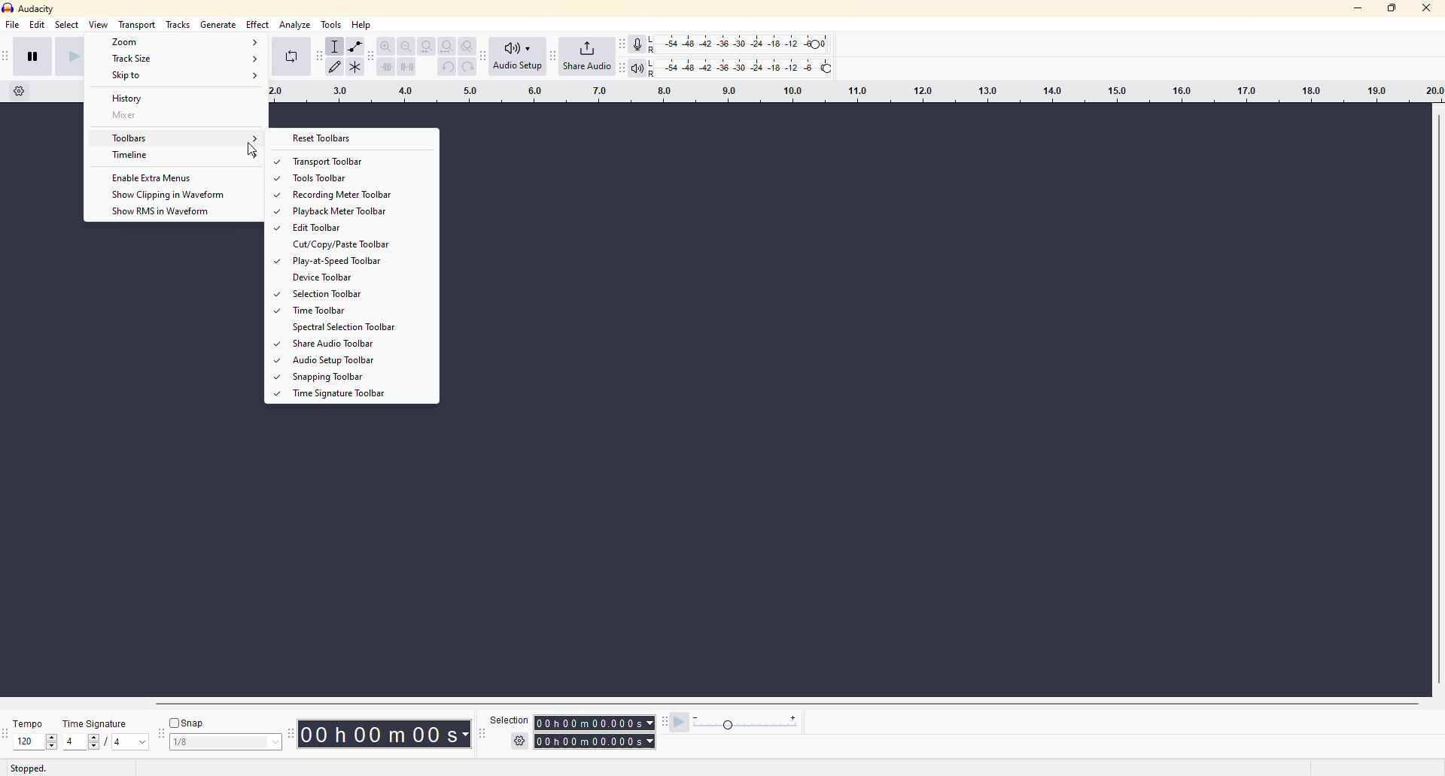 The image size is (1445, 776). What do you see at coordinates (99, 25) in the screenshot?
I see `view` at bounding box center [99, 25].